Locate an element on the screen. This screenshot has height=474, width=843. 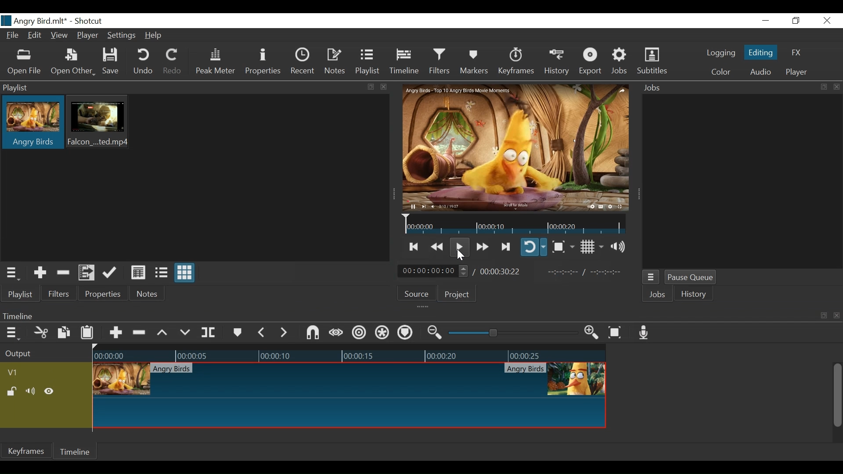
Toggle player looping is located at coordinates (533, 248).